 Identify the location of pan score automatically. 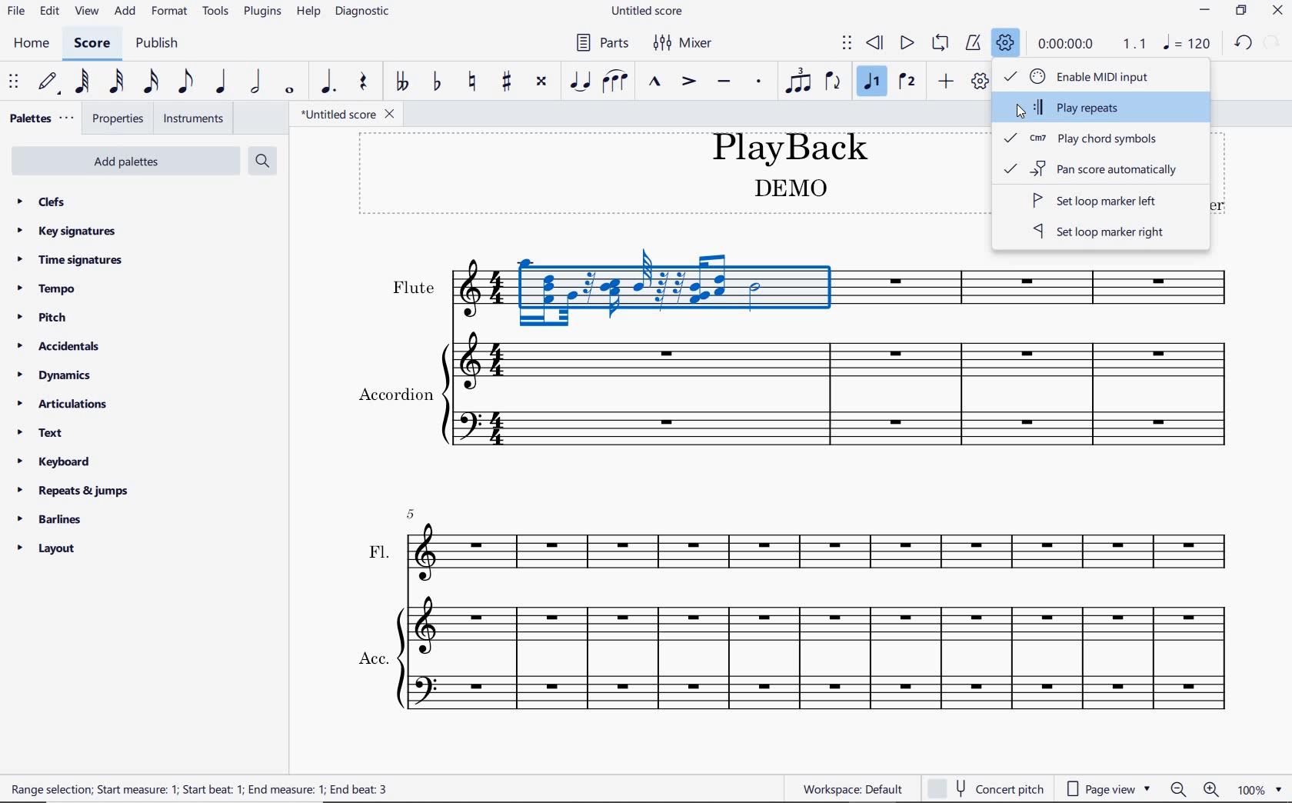
(1101, 166).